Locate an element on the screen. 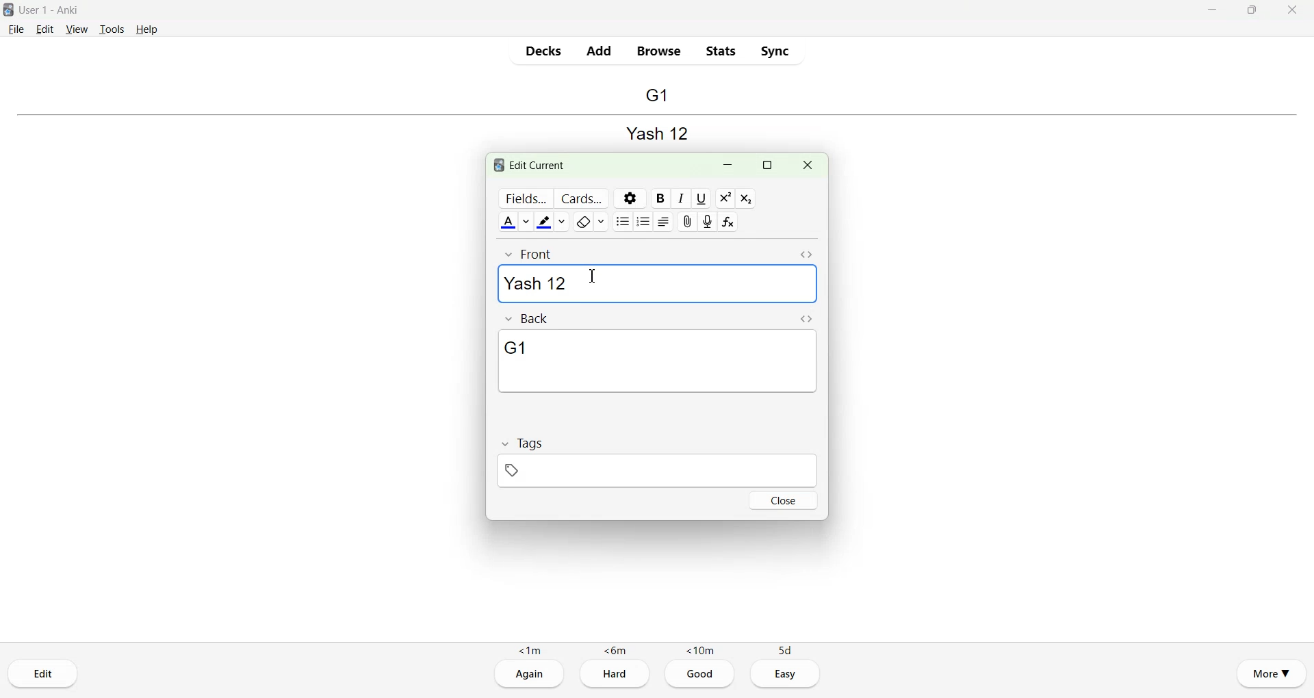 The image size is (1314, 698). Toggle HTML Editor is located at coordinates (806, 255).